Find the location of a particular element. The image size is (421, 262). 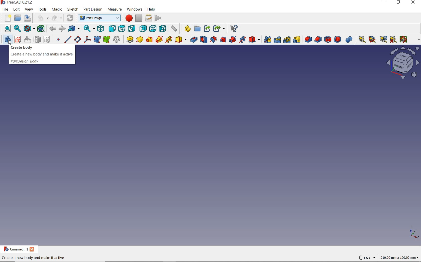

ADDITIVE PIPE is located at coordinates (160, 39).